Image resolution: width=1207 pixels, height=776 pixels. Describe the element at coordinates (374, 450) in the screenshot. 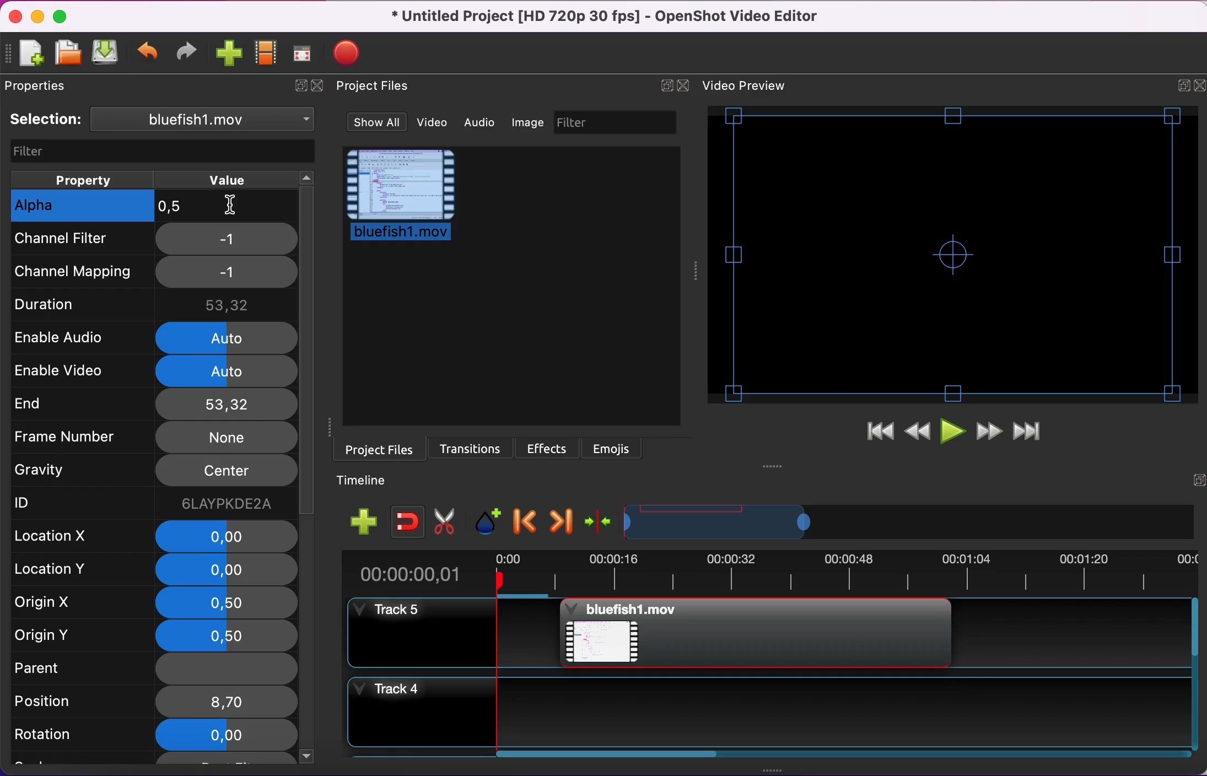

I see `project files` at that location.